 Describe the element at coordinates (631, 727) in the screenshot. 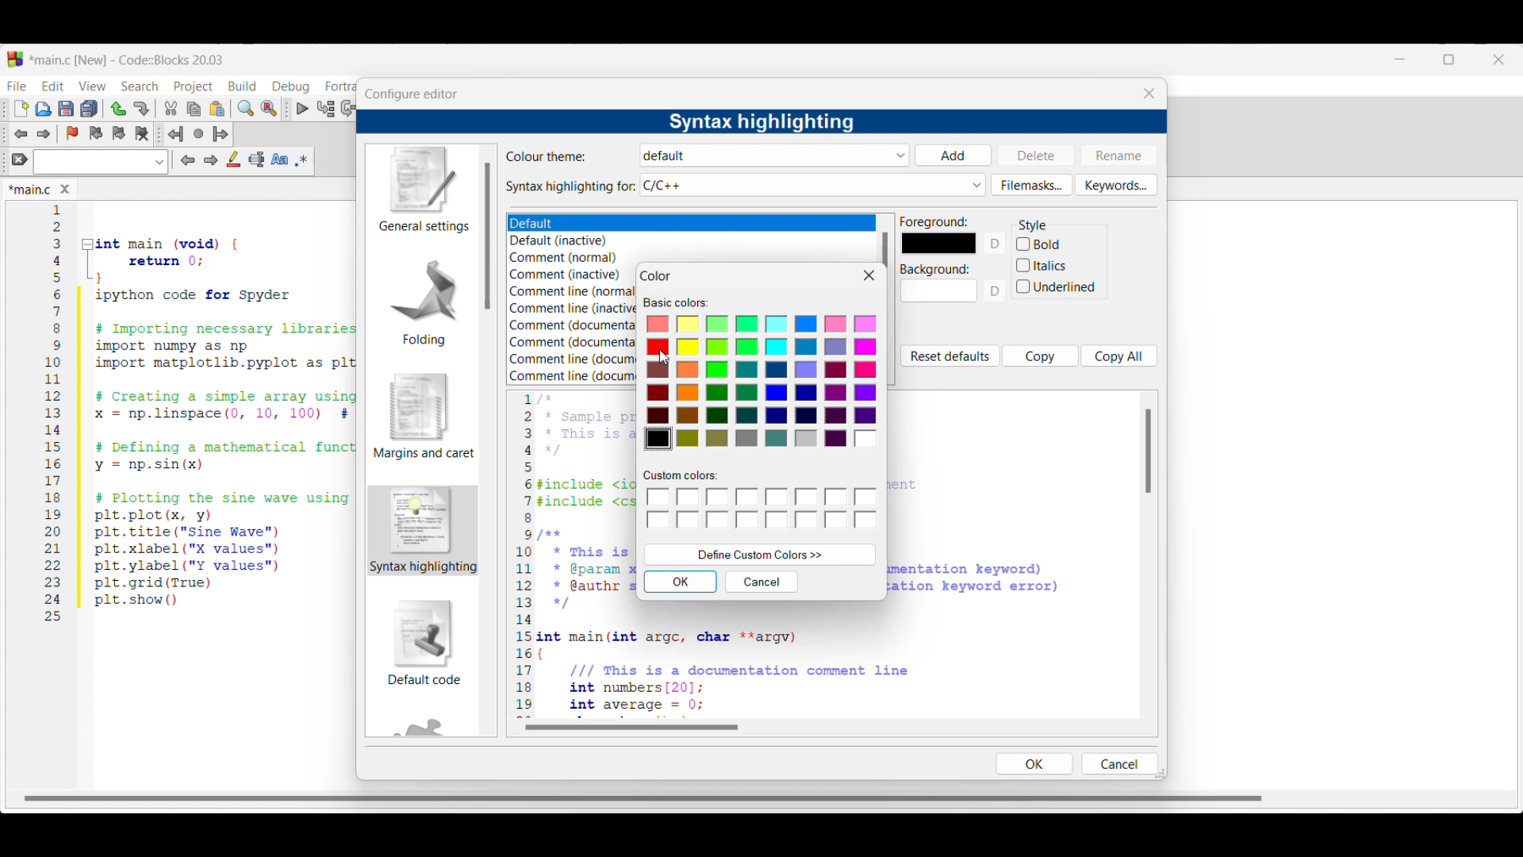

I see `Horizontal slide bar` at that location.